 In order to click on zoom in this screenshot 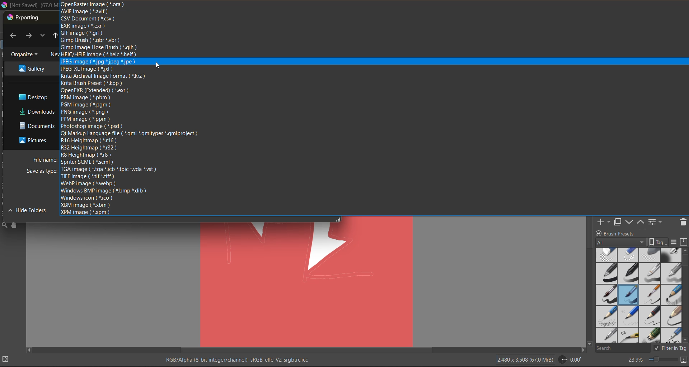, I will do `click(665, 360)`.